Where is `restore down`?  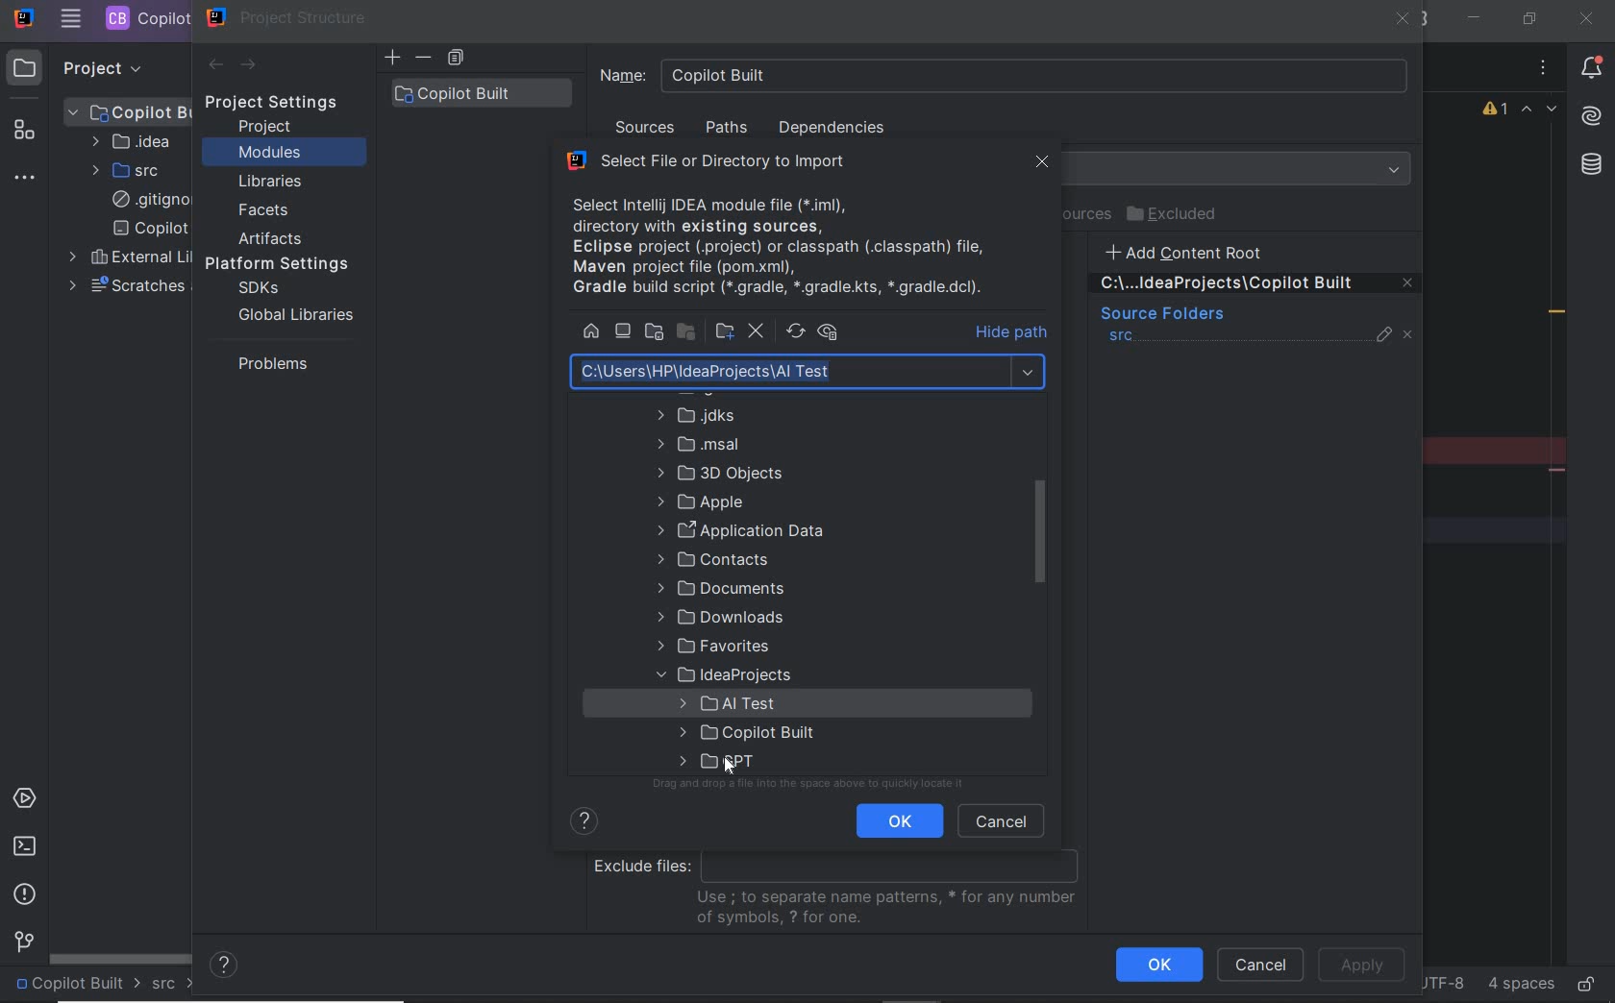 restore down is located at coordinates (1528, 18).